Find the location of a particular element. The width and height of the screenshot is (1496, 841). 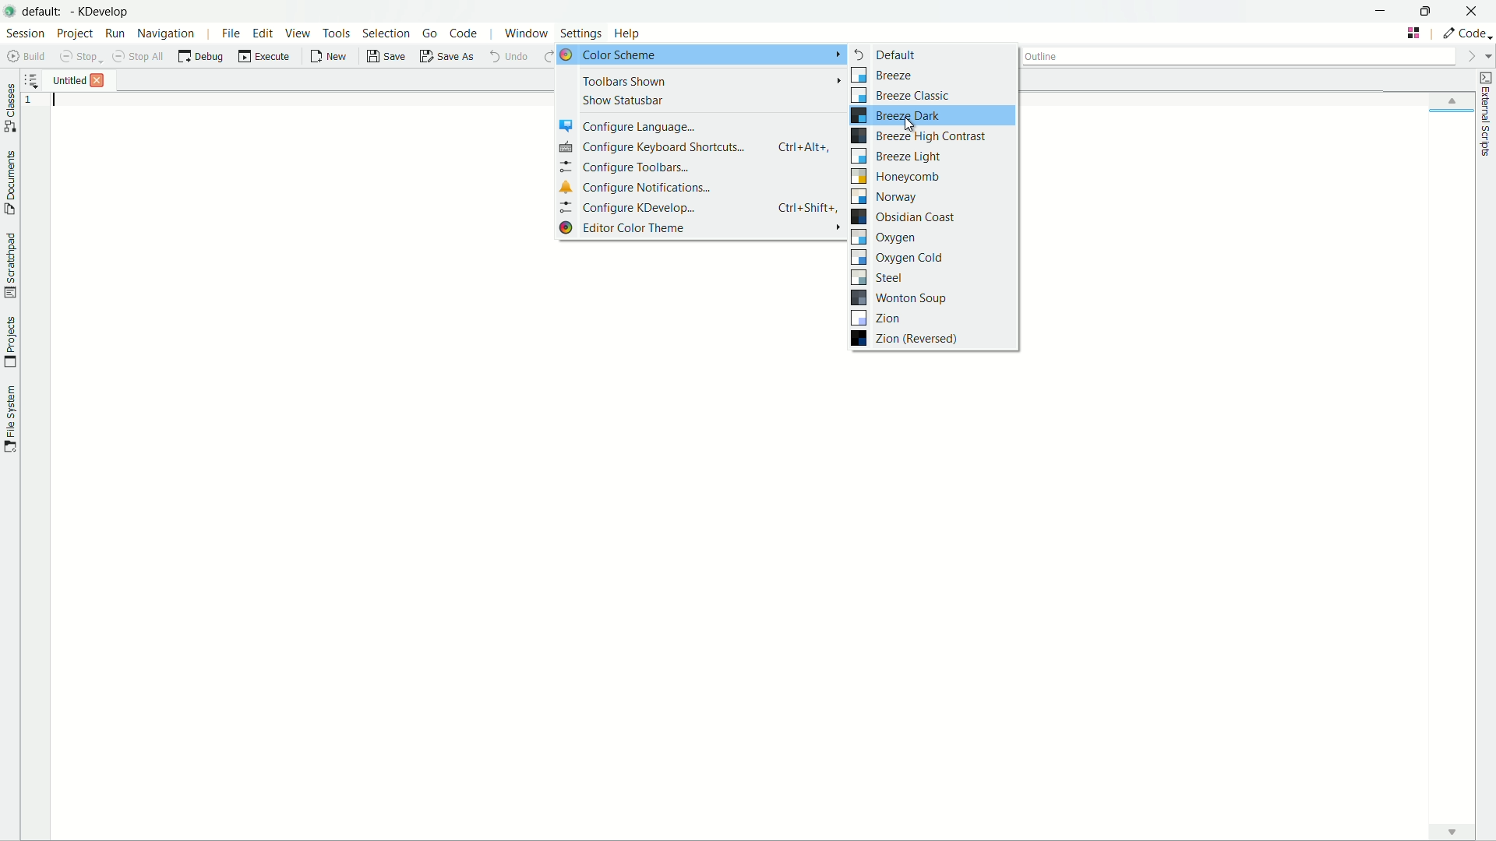

settings is located at coordinates (584, 31).